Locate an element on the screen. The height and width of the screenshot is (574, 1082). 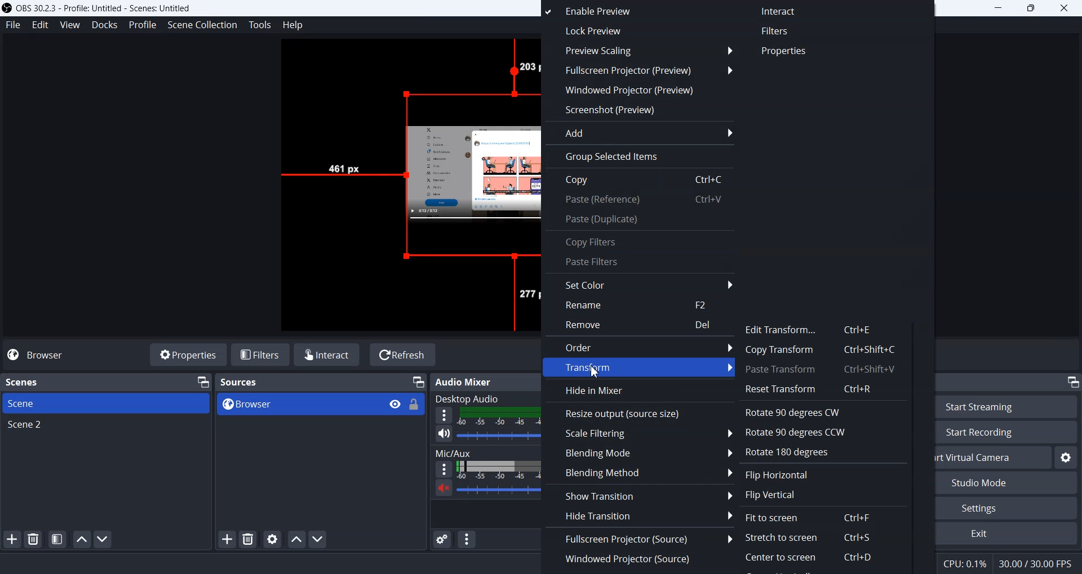
Profile is located at coordinates (142, 24).